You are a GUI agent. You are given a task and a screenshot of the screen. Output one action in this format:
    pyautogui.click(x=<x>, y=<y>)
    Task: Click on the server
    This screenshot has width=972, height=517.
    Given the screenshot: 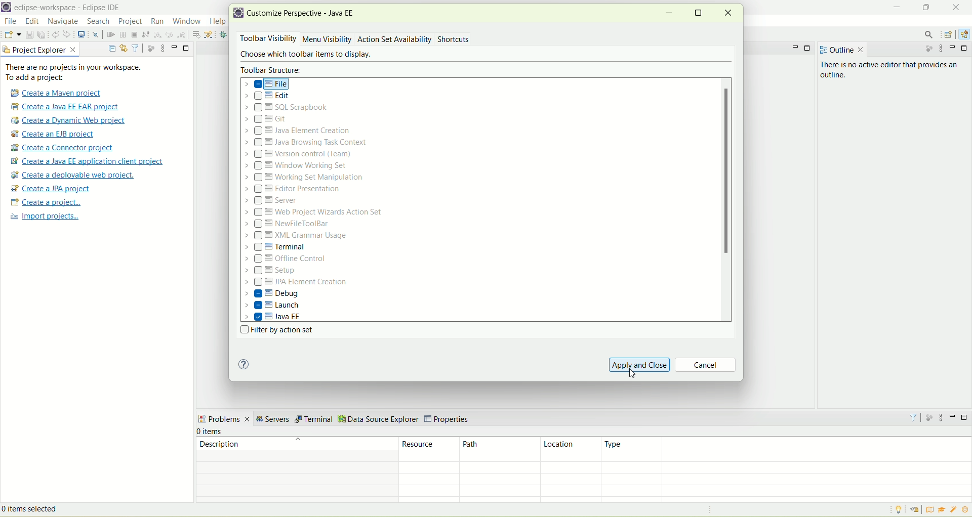 What is the action you would take?
    pyautogui.click(x=272, y=202)
    